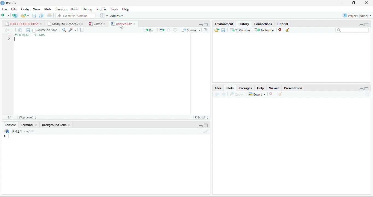  What do you see at coordinates (200, 25) in the screenshot?
I see `minimize` at bounding box center [200, 25].